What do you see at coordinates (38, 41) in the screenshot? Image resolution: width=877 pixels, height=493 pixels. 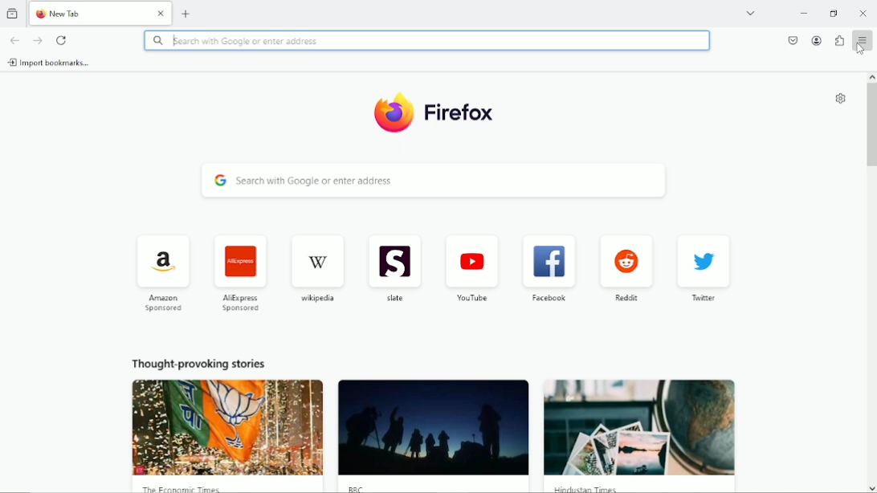 I see `go forward` at bounding box center [38, 41].